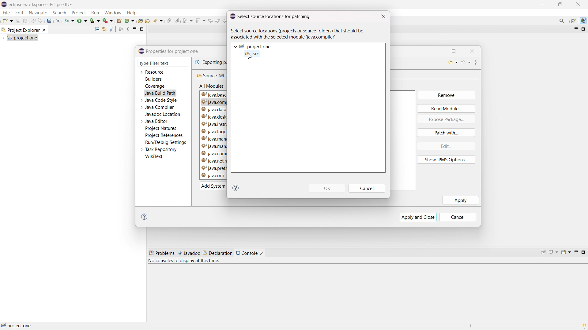 This screenshot has width=588, height=330. Describe the element at coordinates (141, 107) in the screenshot. I see `expand java compiler` at that location.